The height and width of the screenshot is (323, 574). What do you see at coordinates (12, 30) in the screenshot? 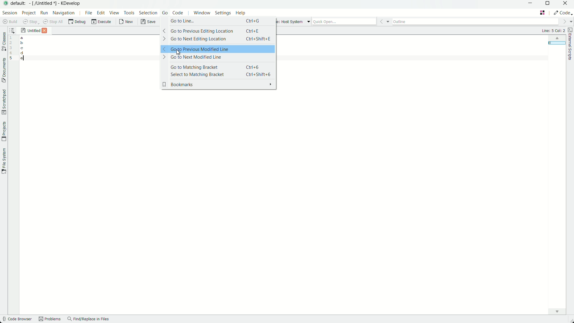
I see `sort the opened documents` at bounding box center [12, 30].